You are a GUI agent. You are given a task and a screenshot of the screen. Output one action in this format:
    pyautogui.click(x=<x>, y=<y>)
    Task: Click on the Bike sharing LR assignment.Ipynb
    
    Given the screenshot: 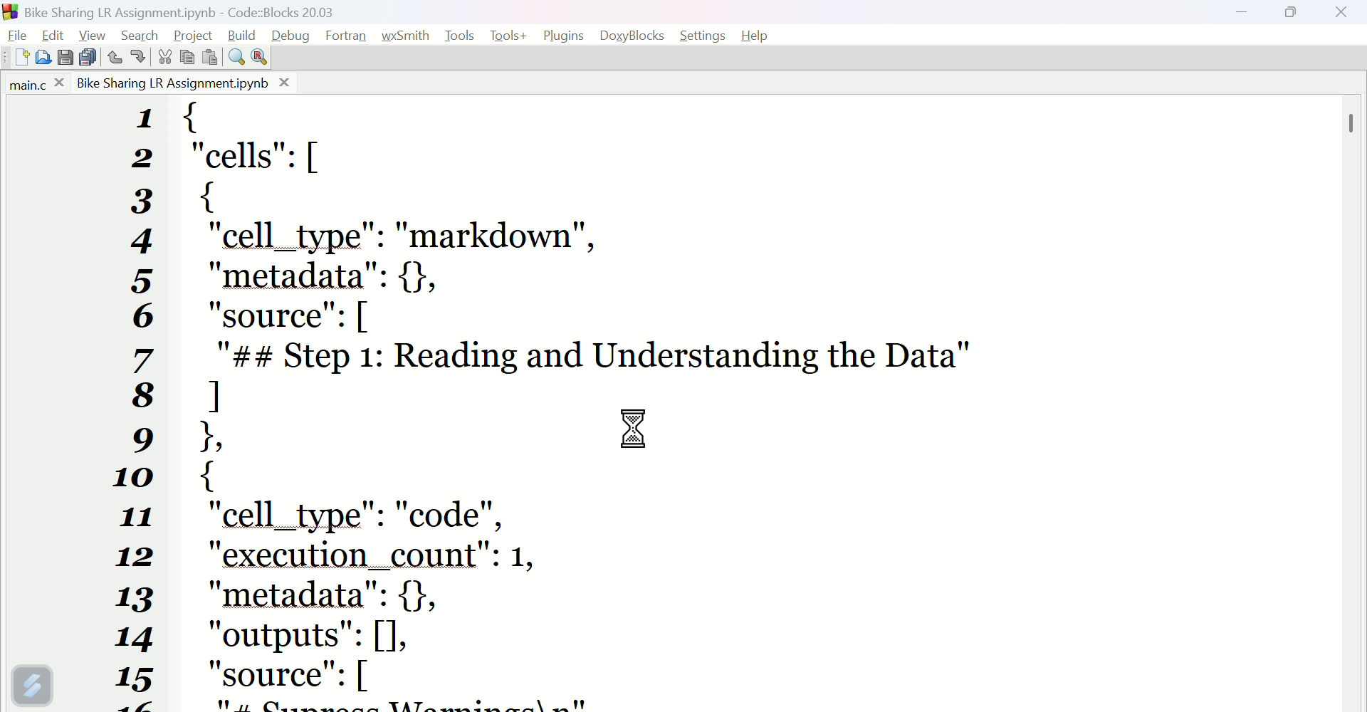 What is the action you would take?
    pyautogui.click(x=183, y=83)
    